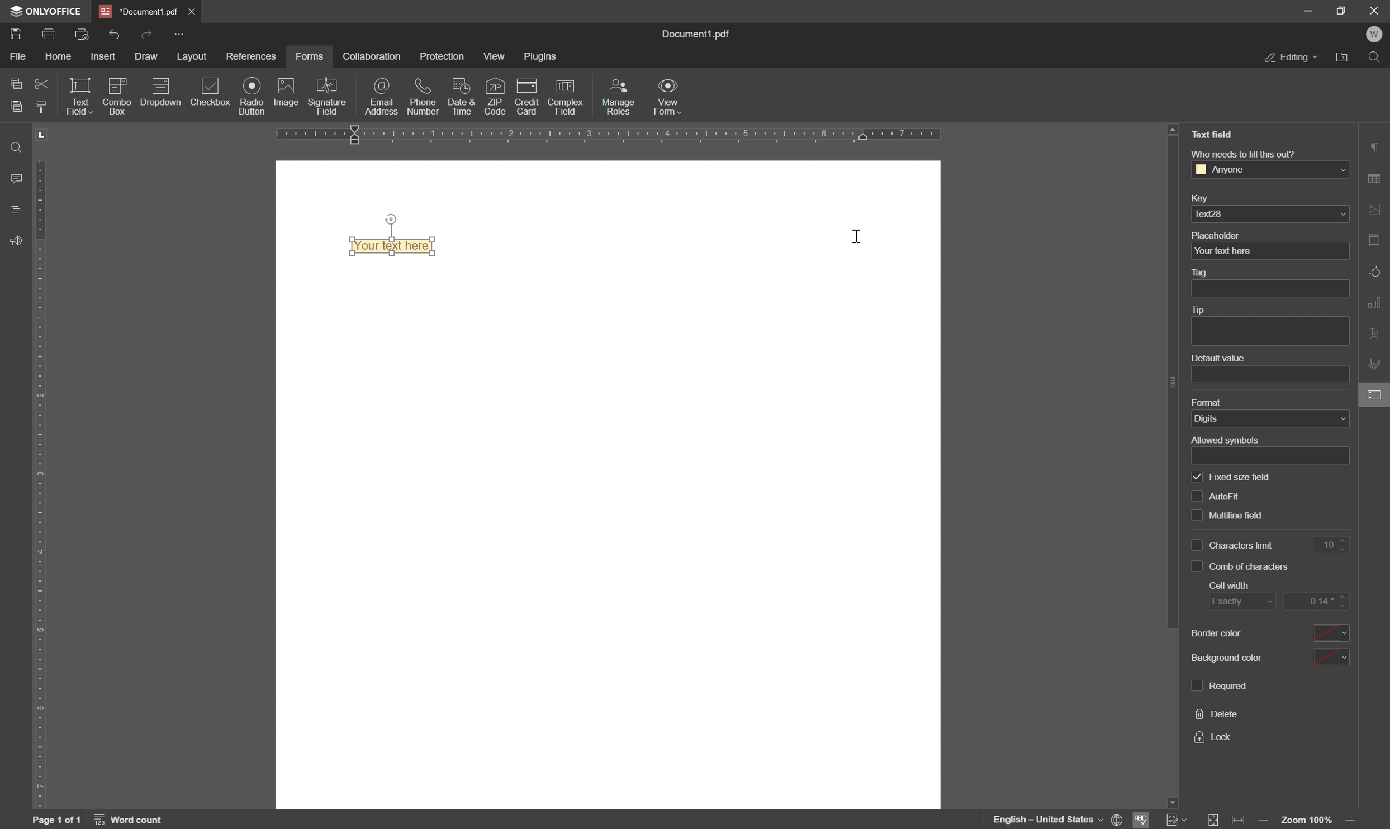  Describe the element at coordinates (331, 95) in the screenshot. I see `signature field` at that location.